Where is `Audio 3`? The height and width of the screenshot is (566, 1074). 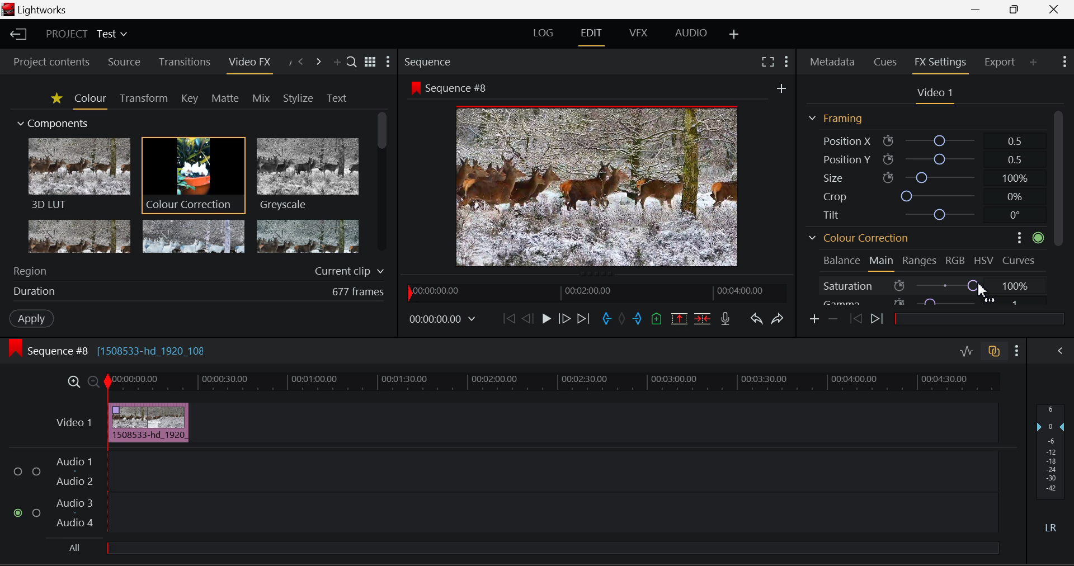 Audio 3 is located at coordinates (74, 504).